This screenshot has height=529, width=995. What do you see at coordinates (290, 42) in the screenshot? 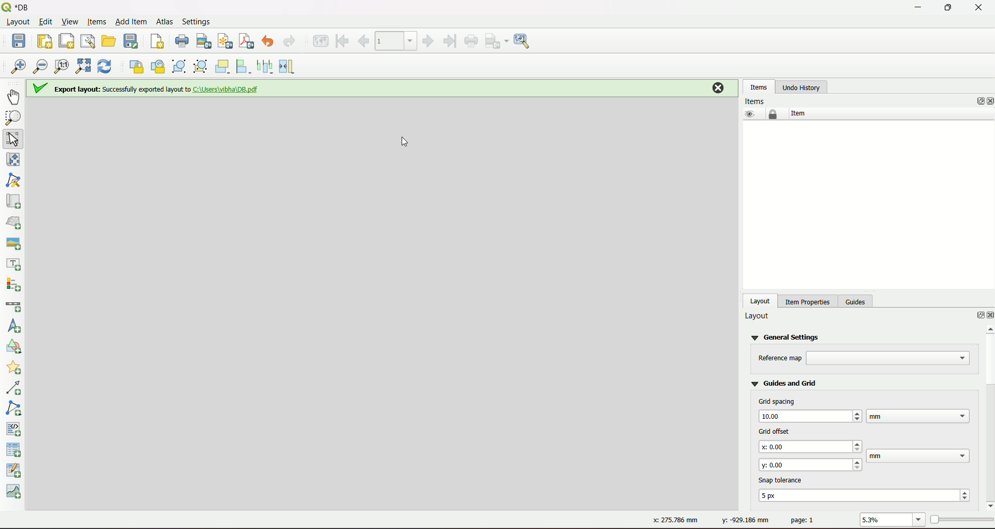
I see `redo` at bounding box center [290, 42].